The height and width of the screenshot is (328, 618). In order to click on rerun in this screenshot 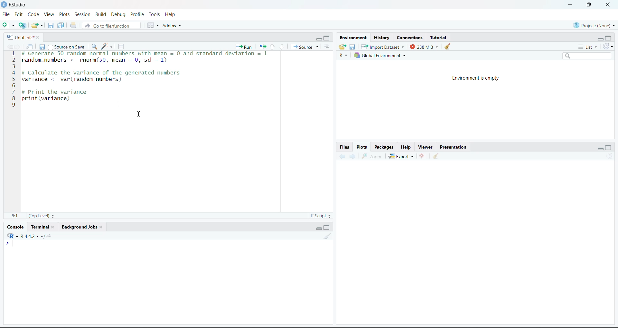, I will do `click(262, 47)`.